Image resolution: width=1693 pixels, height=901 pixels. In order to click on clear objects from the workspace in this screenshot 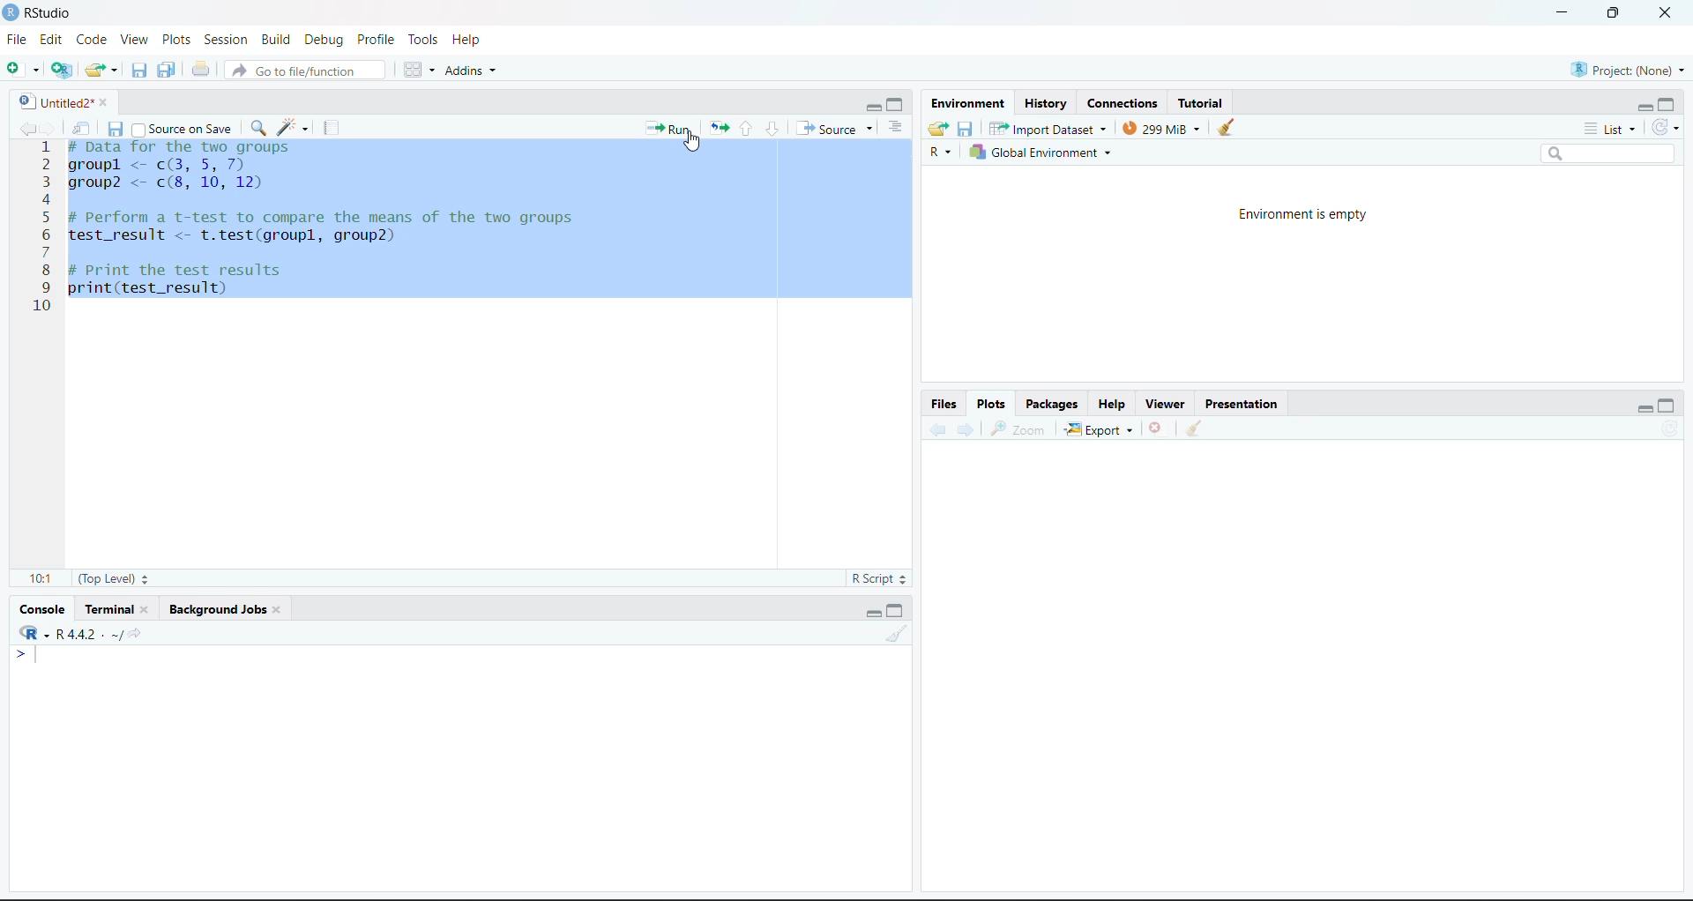, I will do `click(1227, 126)`.